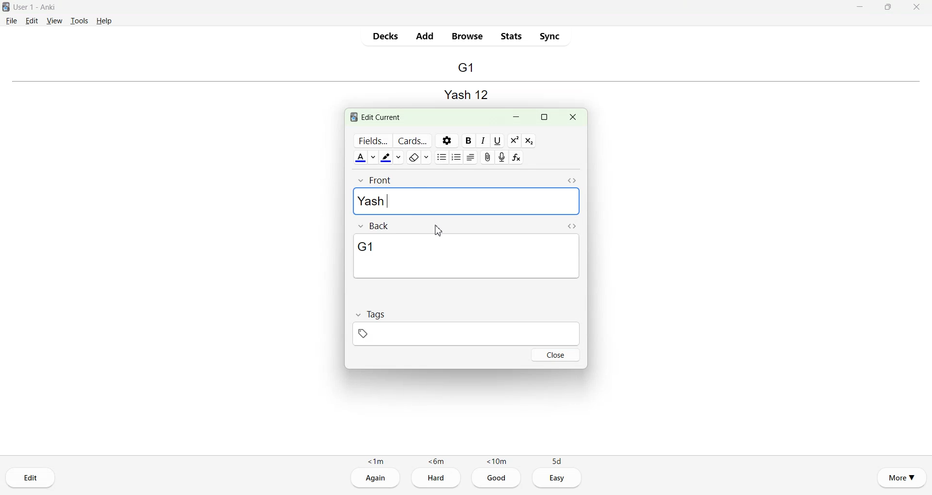  Describe the element at coordinates (414, 157) in the screenshot. I see `Remove Formatting` at that location.